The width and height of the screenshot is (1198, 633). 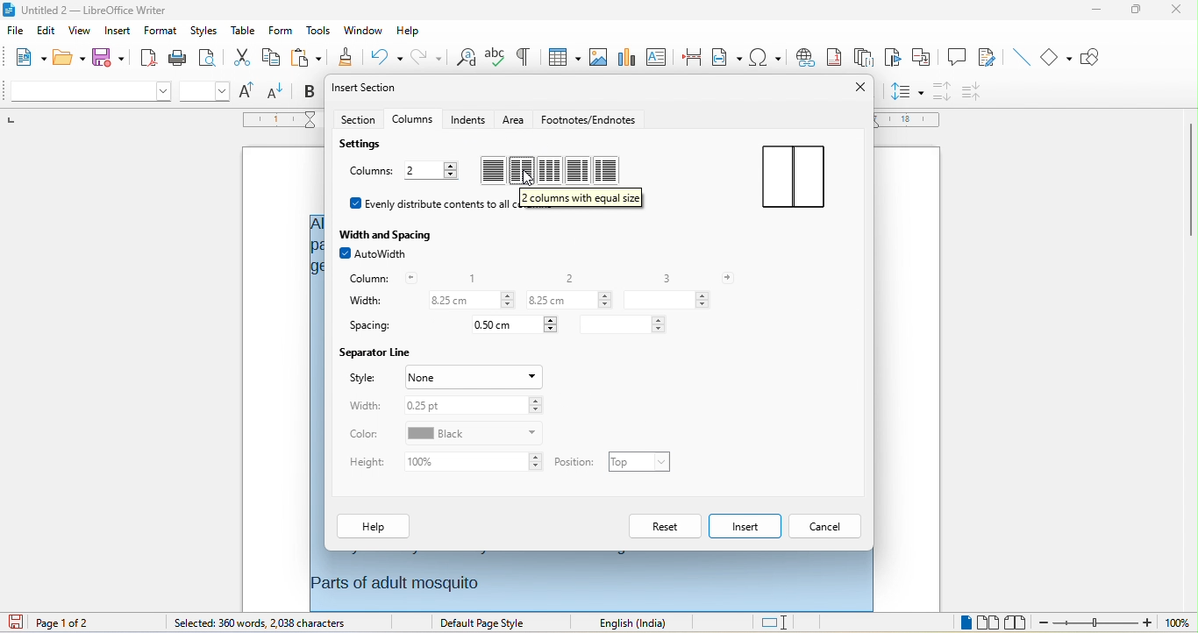 I want to click on 2 column with equal size in a page, so click(x=788, y=179).